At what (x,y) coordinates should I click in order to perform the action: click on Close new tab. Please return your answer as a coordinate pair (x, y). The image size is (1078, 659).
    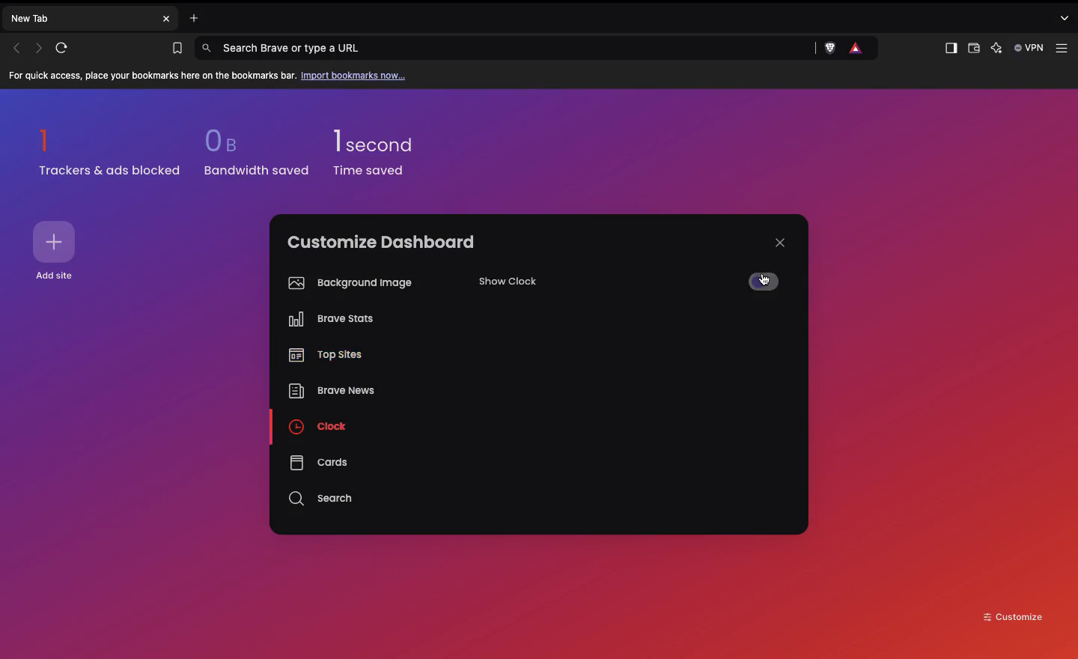
    Looking at the image, I should click on (166, 19).